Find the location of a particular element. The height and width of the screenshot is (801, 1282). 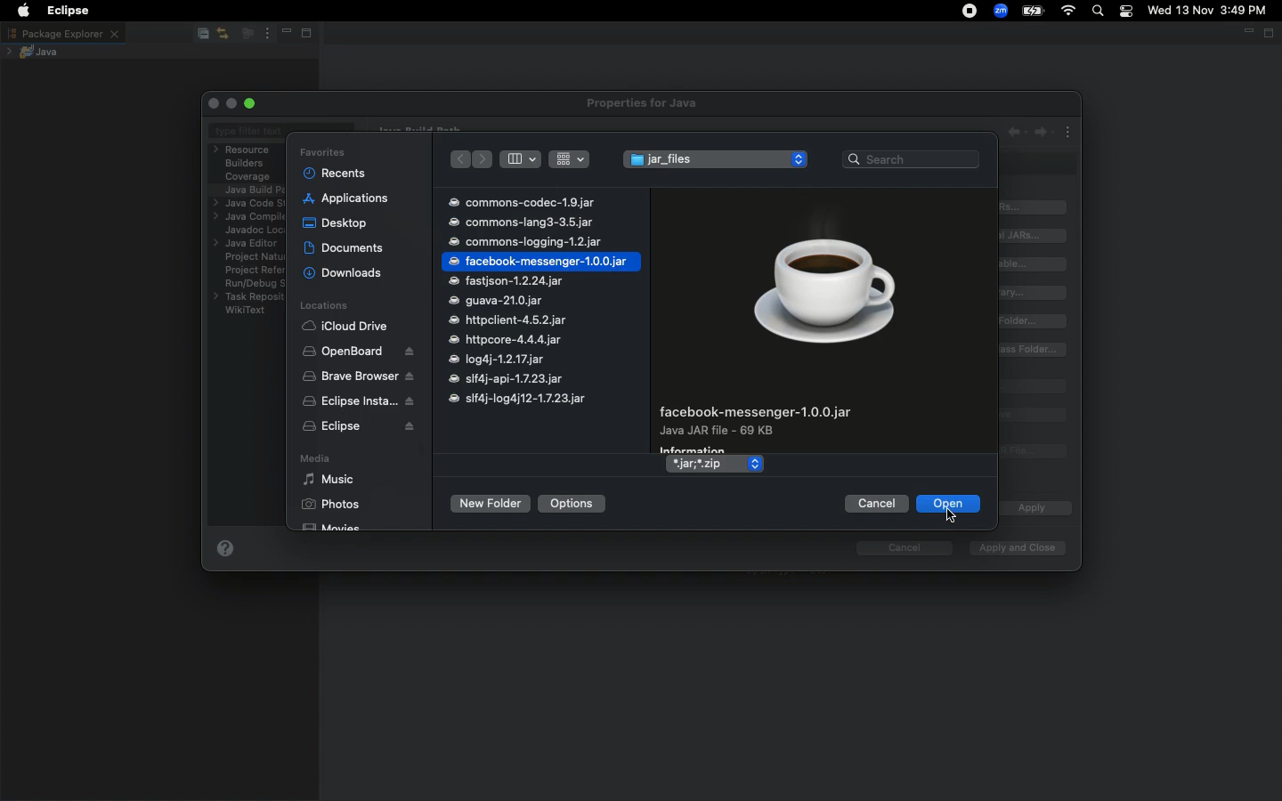

Package explorer is located at coordinates (62, 33).